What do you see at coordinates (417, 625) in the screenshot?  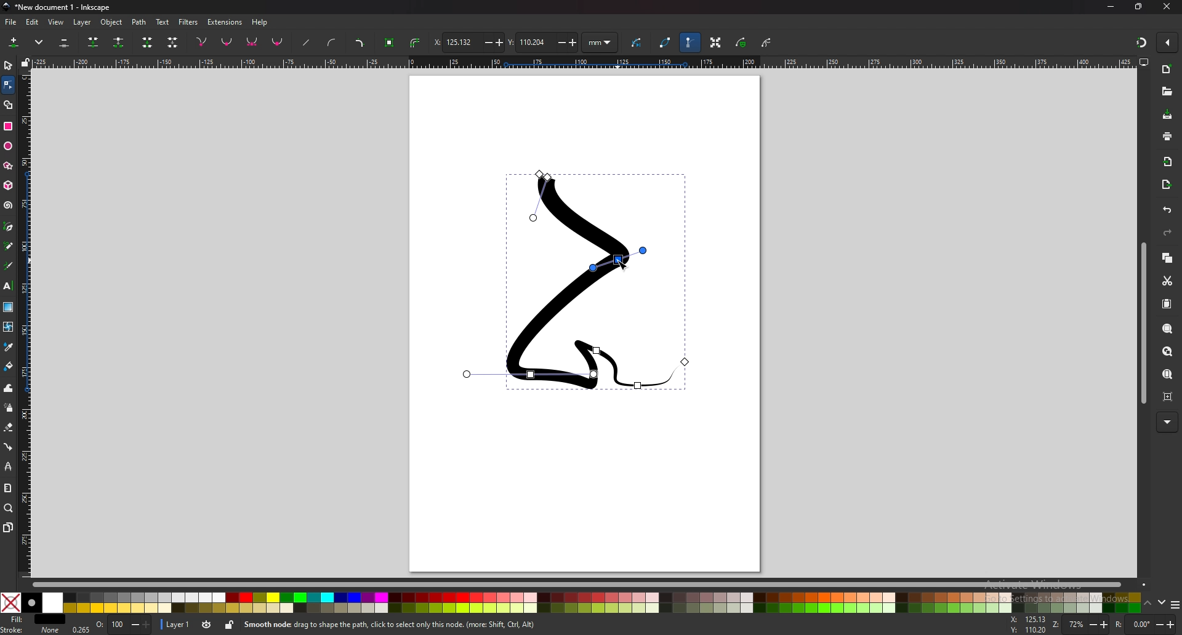 I see `info` at bounding box center [417, 625].